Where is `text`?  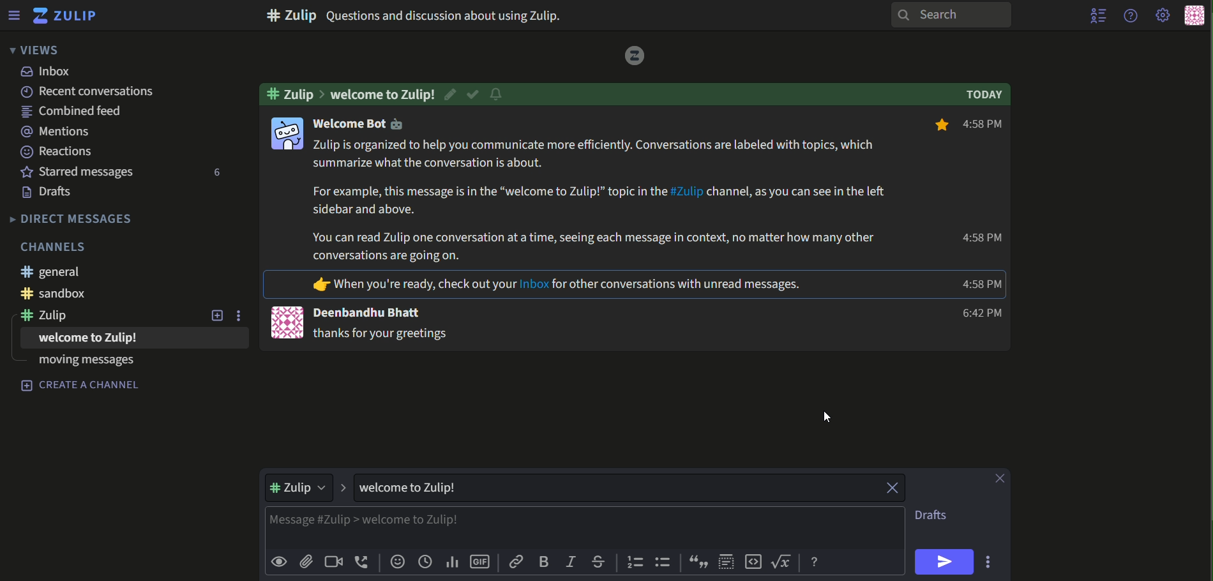
text is located at coordinates (58, 246).